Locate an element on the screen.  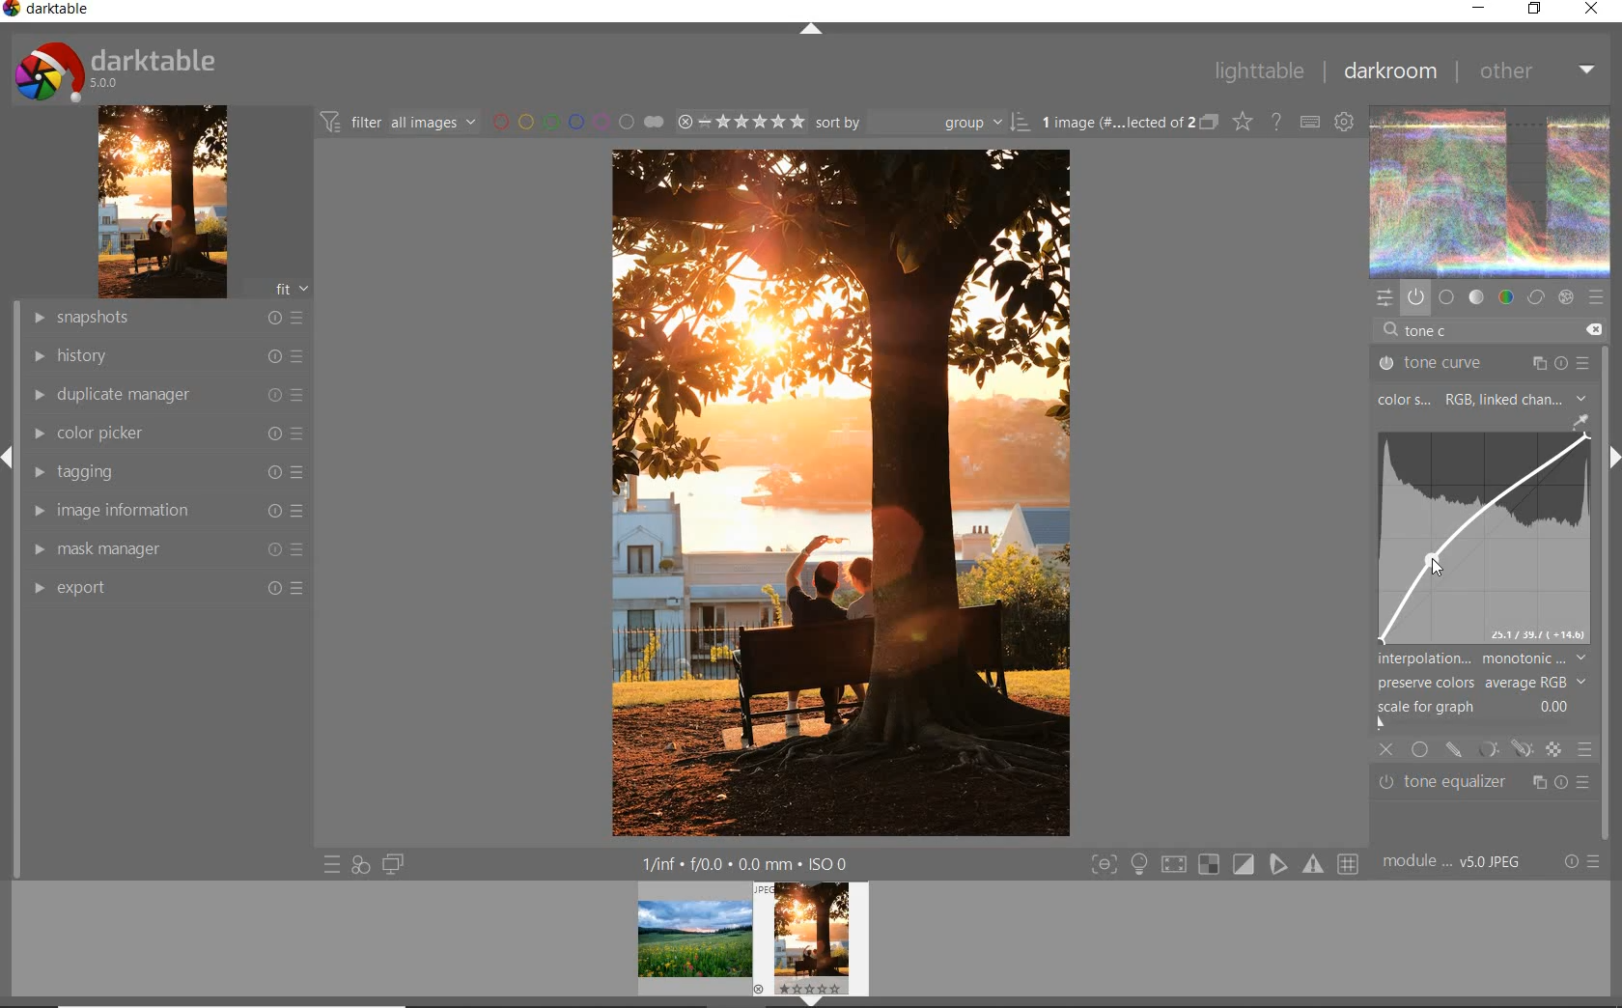
define keyboard shortcuts is located at coordinates (1313, 122).